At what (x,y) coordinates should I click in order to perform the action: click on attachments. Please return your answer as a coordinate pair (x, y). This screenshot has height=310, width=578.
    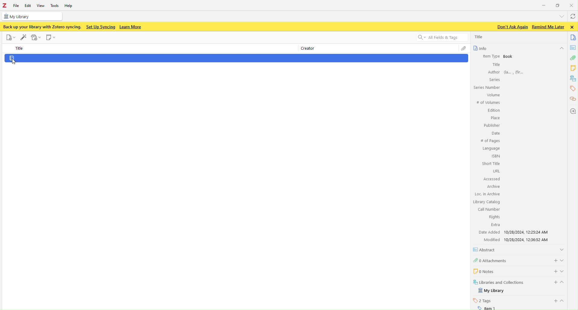
    Looking at the image, I should click on (522, 261).